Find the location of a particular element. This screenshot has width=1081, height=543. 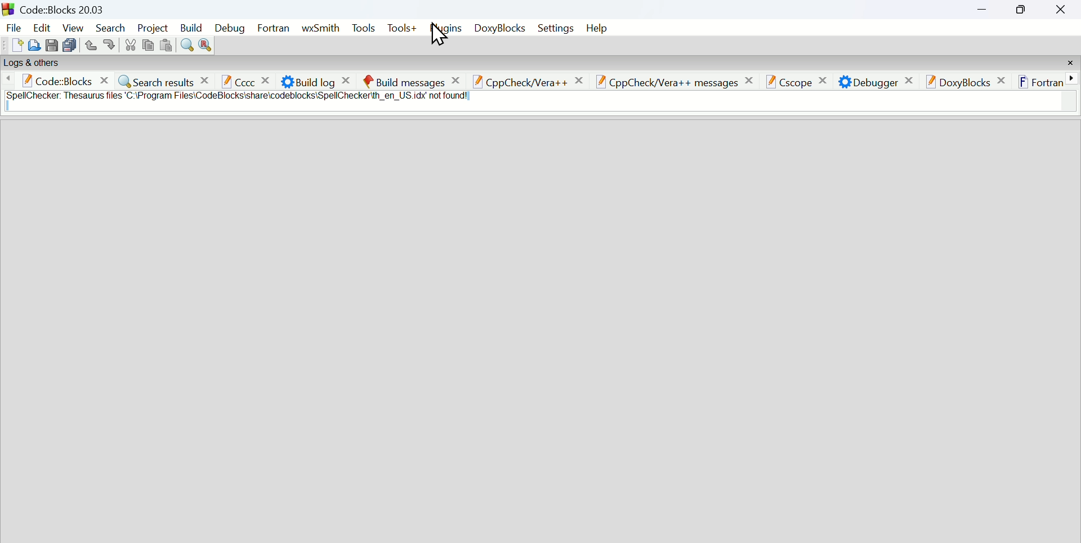

Undo is located at coordinates (91, 44).